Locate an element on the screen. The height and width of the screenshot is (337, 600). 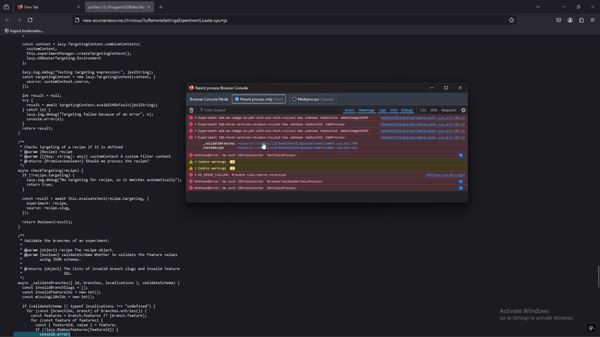
log is located at coordinates (275, 175).